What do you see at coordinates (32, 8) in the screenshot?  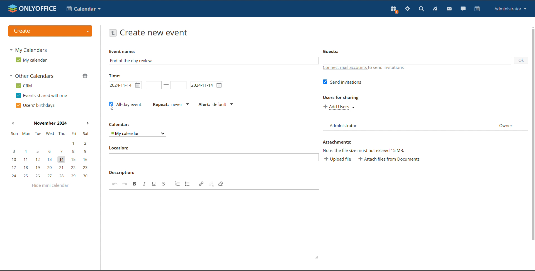 I see `logo` at bounding box center [32, 8].